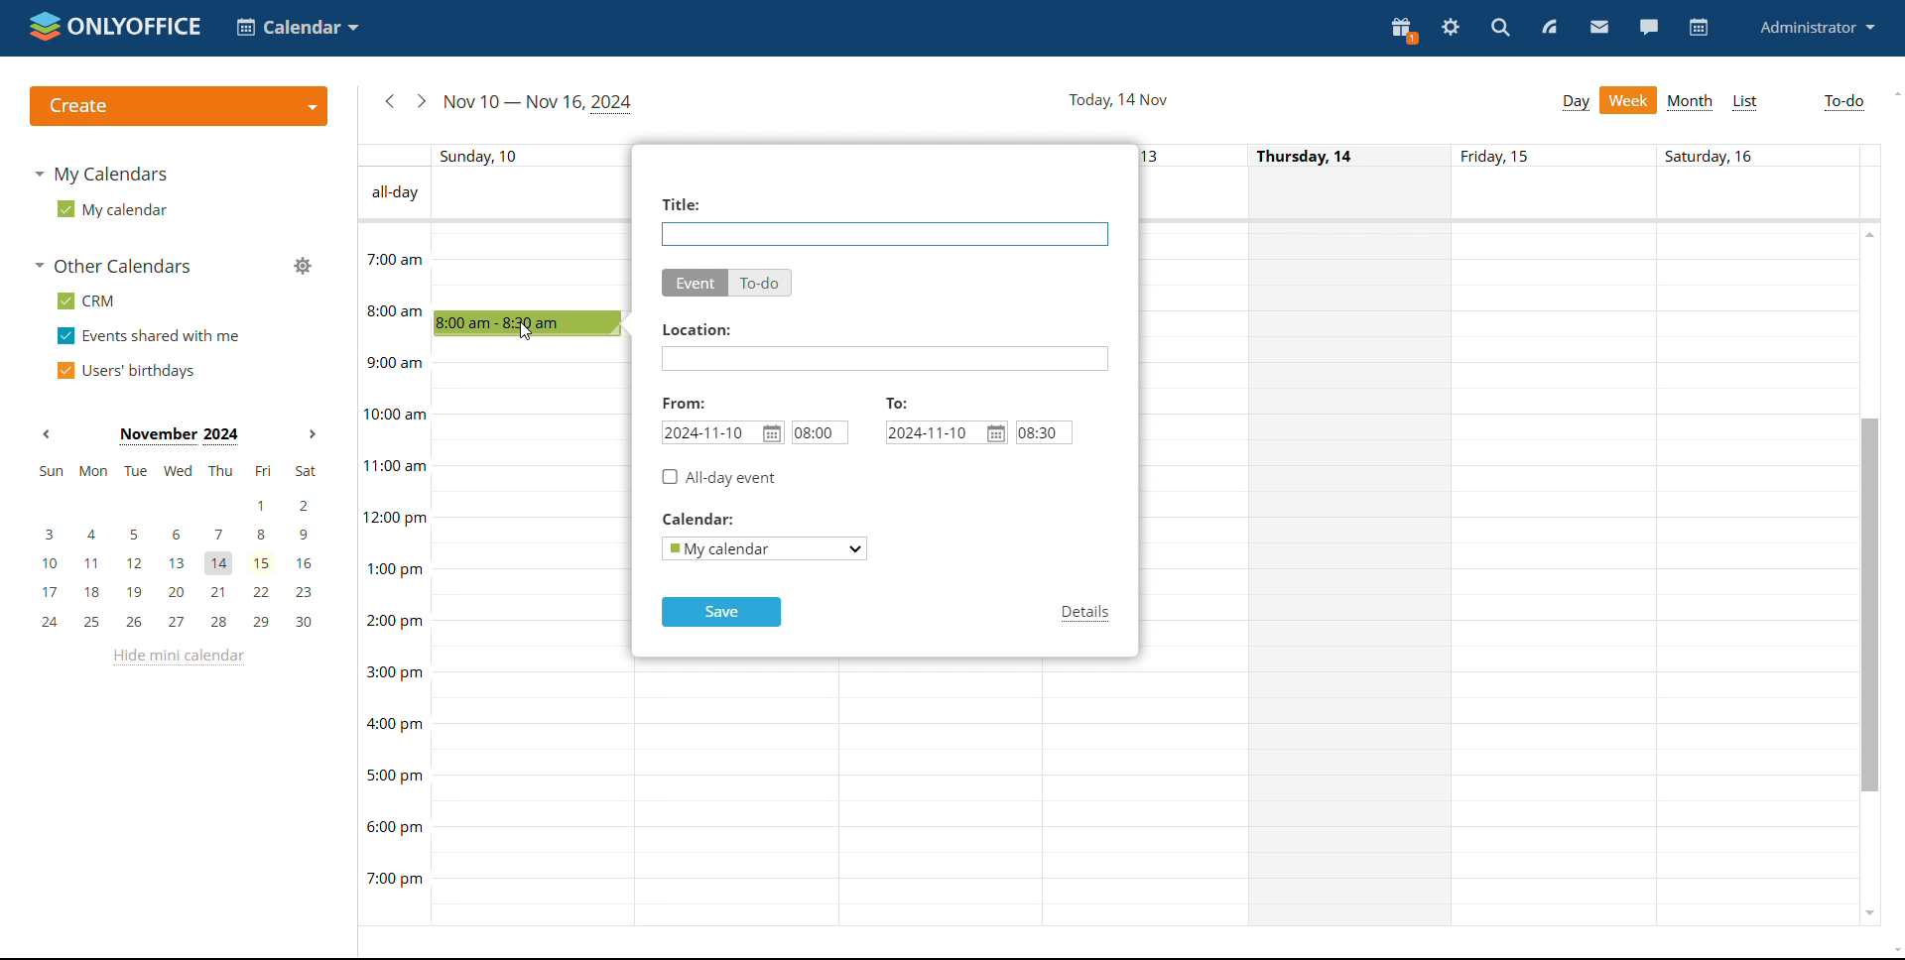  I want to click on cursor, so click(526, 331).